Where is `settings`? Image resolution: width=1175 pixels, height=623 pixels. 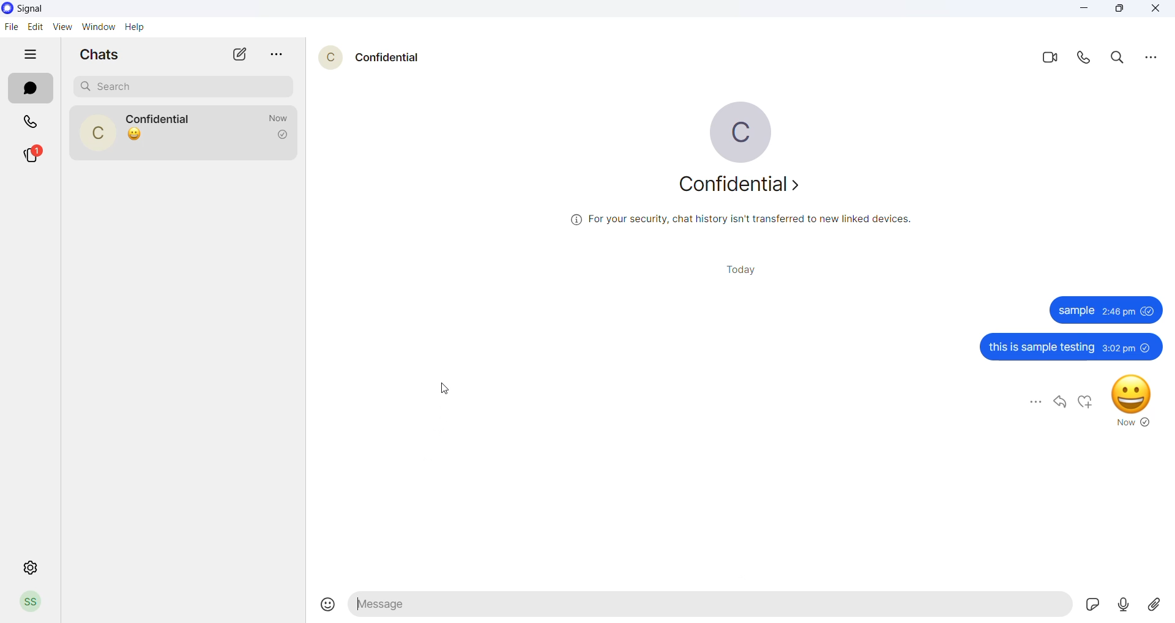 settings is located at coordinates (25, 569).